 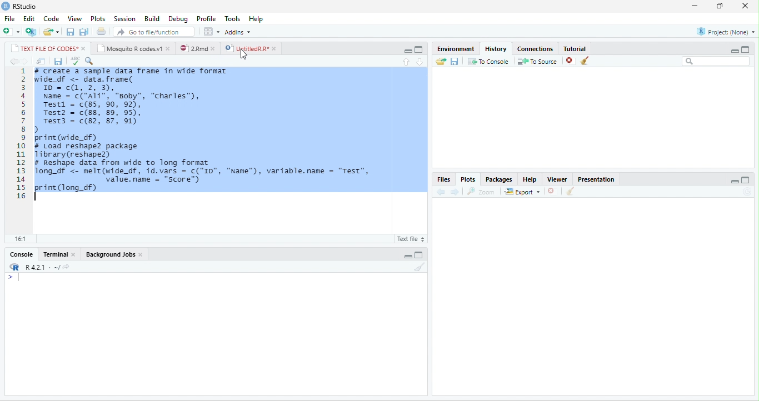 I want to click on To Source, so click(x=538, y=61).